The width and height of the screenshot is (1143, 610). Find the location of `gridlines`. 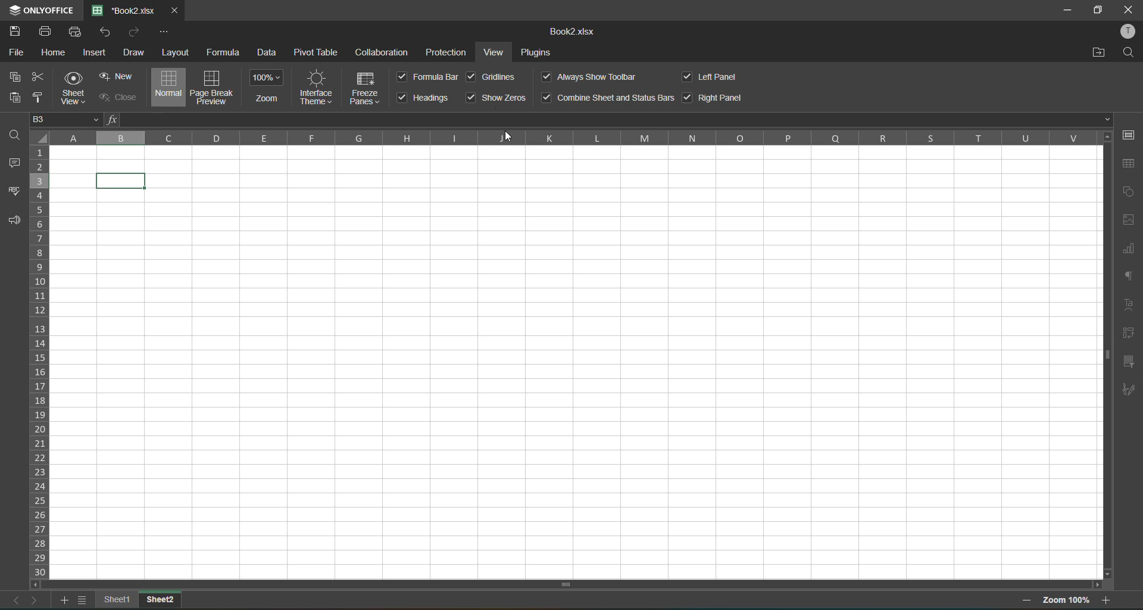

gridlines is located at coordinates (499, 77).